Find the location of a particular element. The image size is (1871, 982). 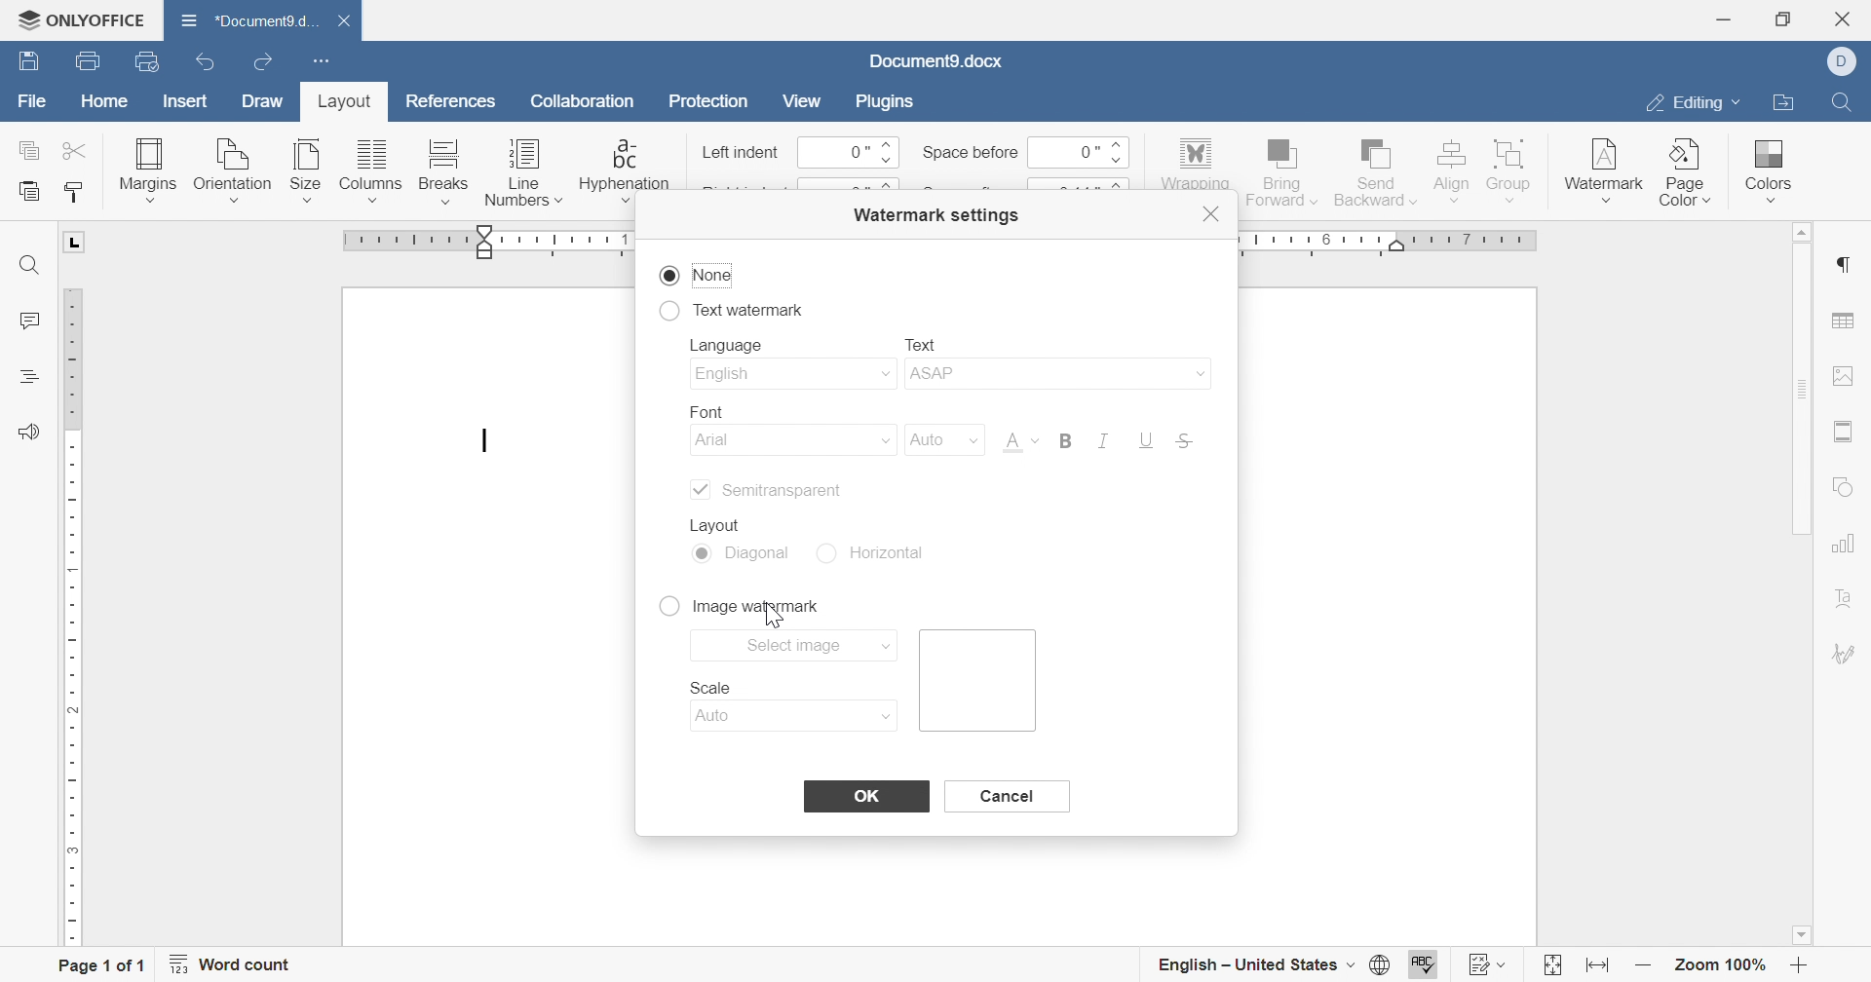

scroll bar is located at coordinates (1799, 389).